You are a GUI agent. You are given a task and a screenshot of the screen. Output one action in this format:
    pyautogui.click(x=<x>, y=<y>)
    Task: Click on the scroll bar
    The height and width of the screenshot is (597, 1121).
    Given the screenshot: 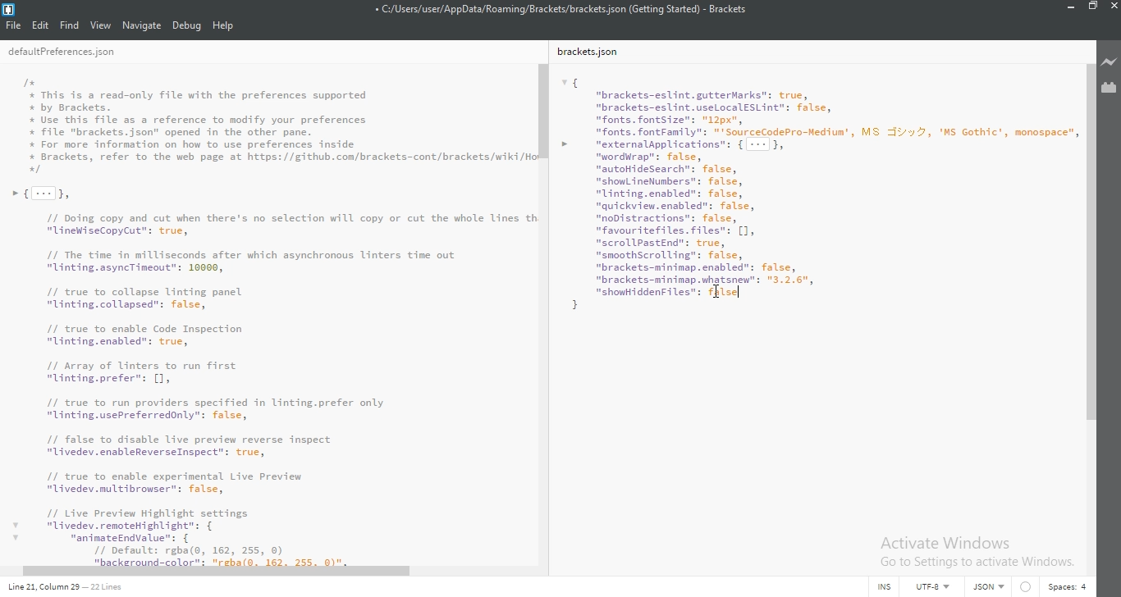 What is the action you would take?
    pyautogui.click(x=218, y=573)
    